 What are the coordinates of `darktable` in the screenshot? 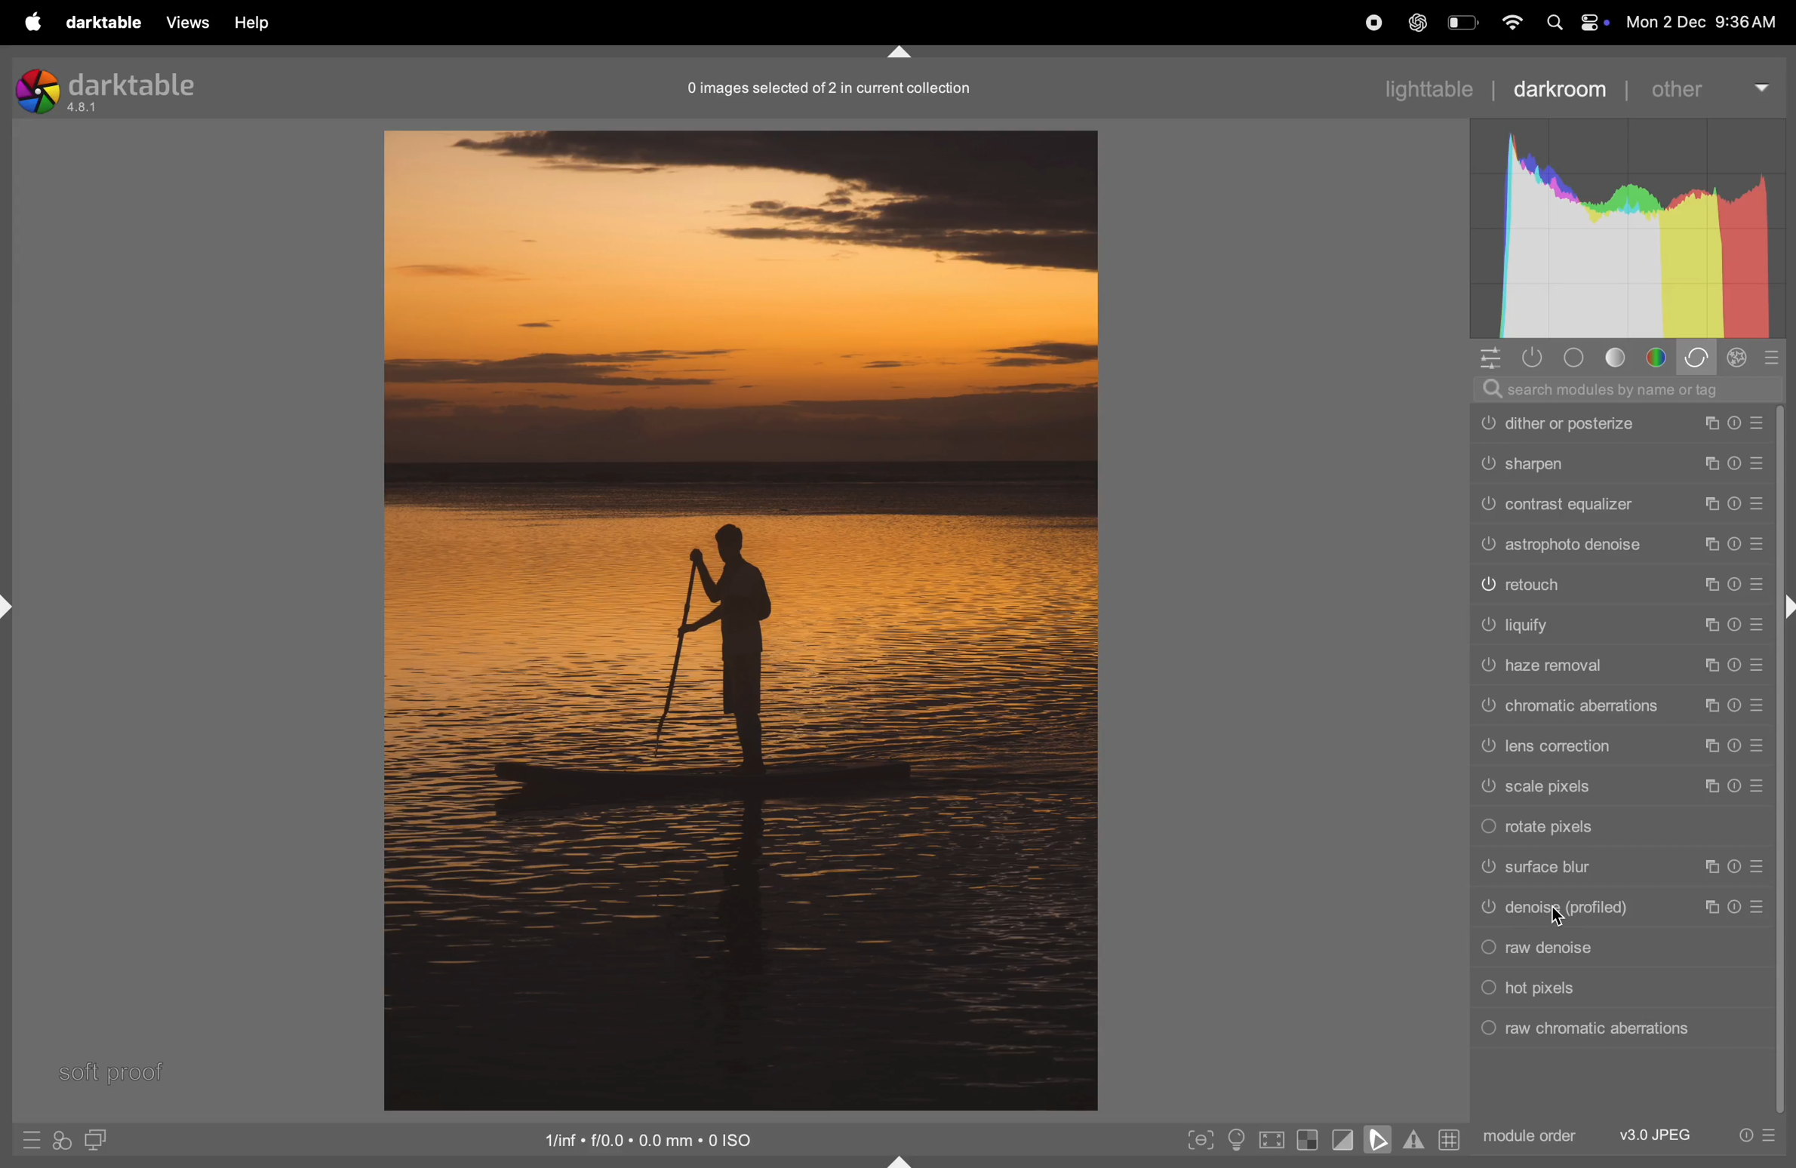 It's located at (101, 23).